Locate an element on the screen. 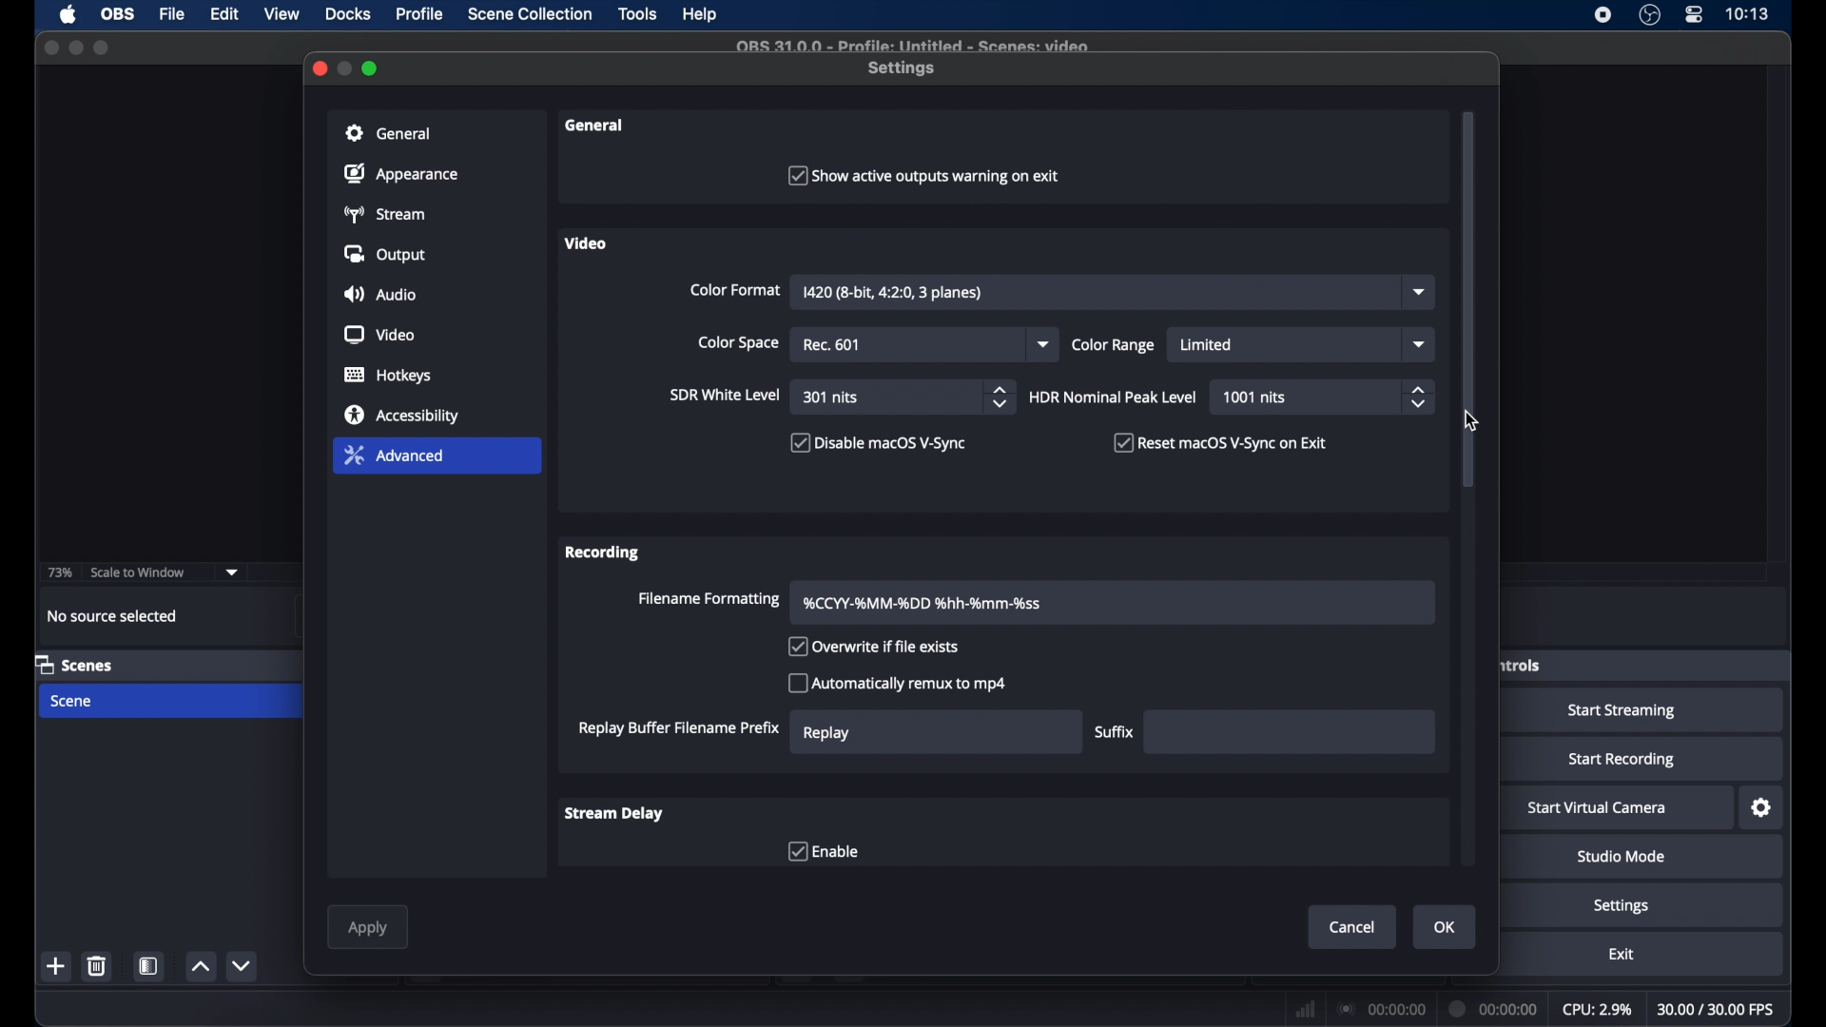 Image resolution: width=1826 pixels, height=1027 pixels. stream delay is located at coordinates (612, 814).